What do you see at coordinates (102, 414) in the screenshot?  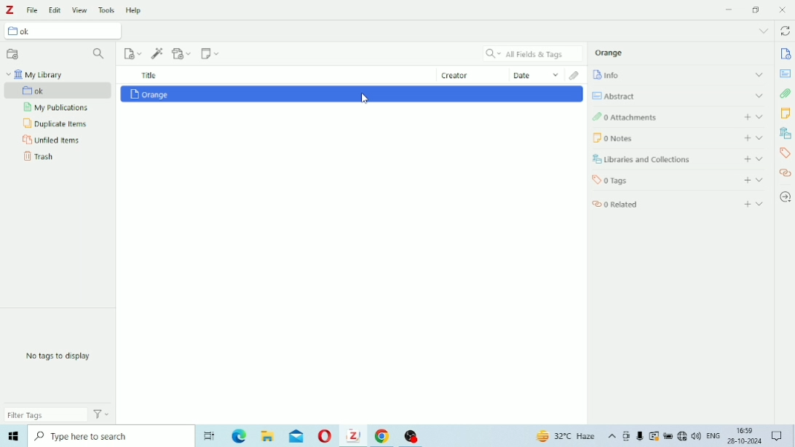 I see `Actions` at bounding box center [102, 414].